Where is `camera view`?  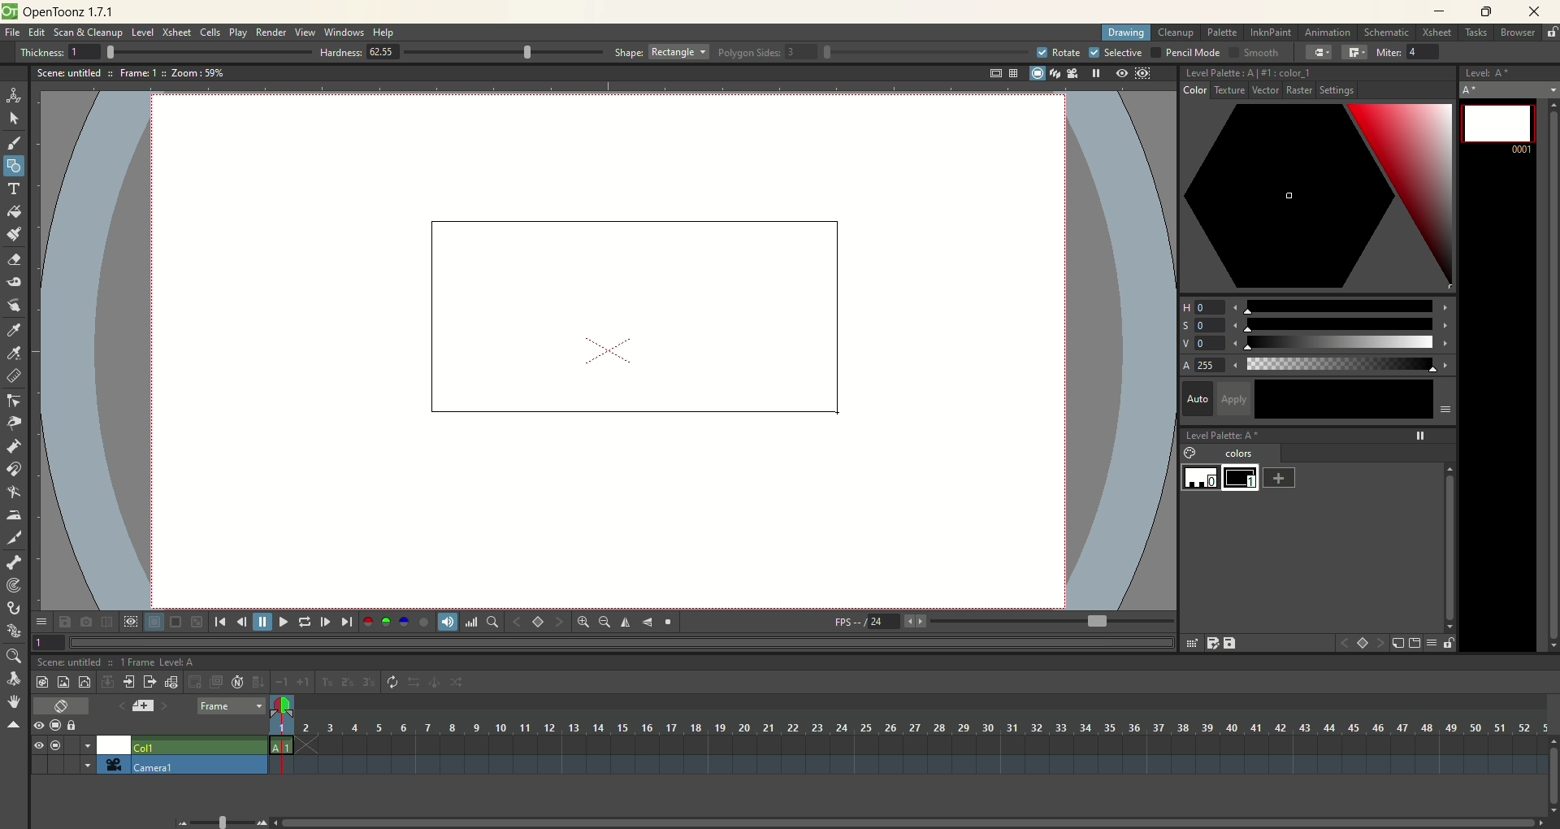
camera view is located at coordinates (1068, 73).